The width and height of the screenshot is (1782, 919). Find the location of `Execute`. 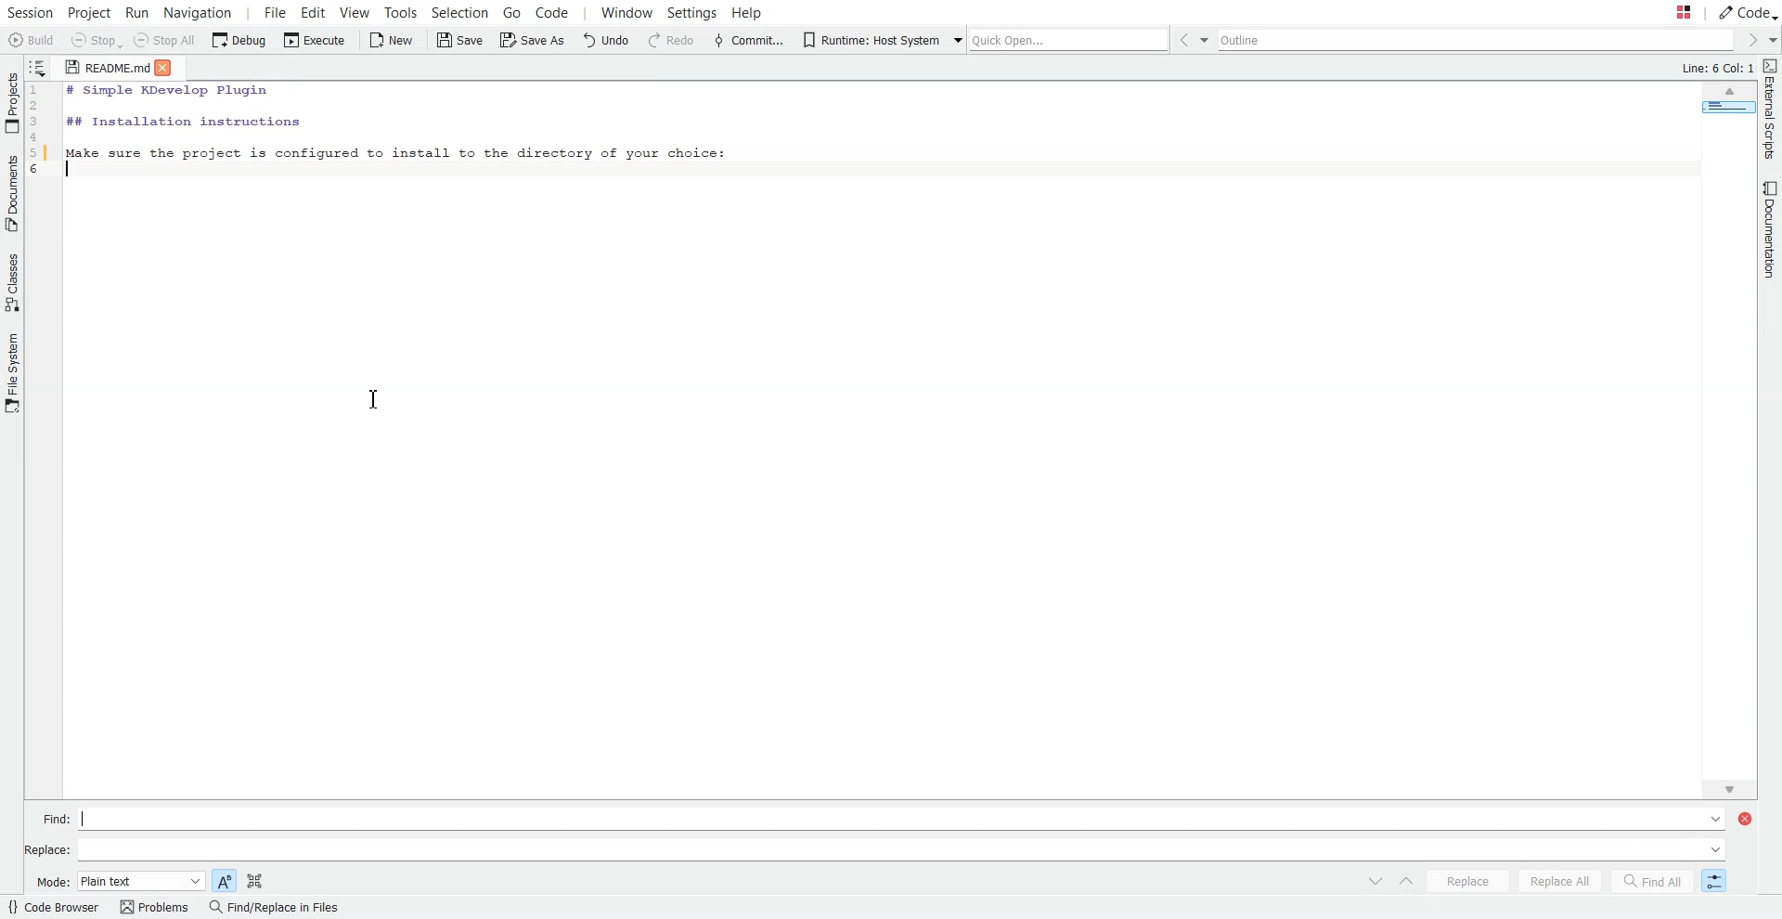

Execute is located at coordinates (312, 41).